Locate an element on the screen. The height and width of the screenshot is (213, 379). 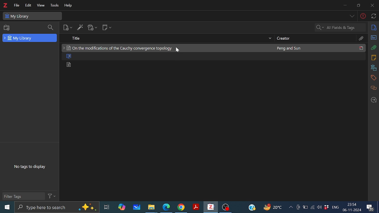
Start is located at coordinates (6, 207).